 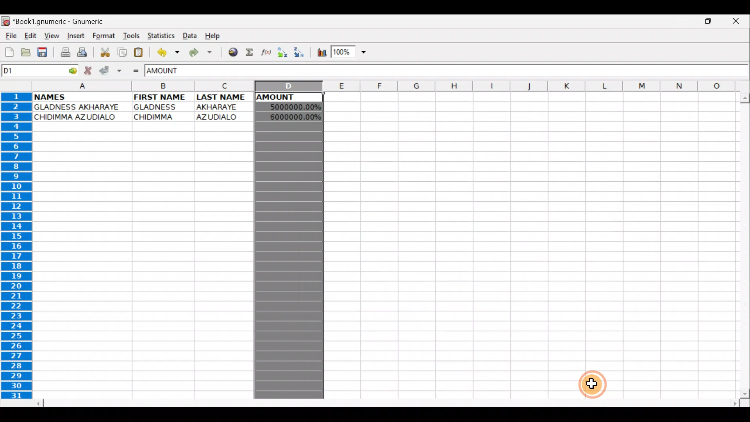 What do you see at coordinates (250, 53) in the screenshot?
I see `Sum in the current cell` at bounding box center [250, 53].